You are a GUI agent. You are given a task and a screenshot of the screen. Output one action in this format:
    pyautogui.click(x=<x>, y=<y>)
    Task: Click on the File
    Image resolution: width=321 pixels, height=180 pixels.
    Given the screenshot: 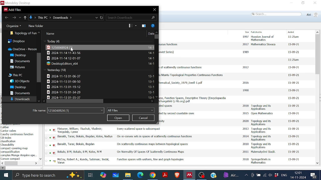 What is the action you would take?
    pyautogui.click(x=151, y=53)
    